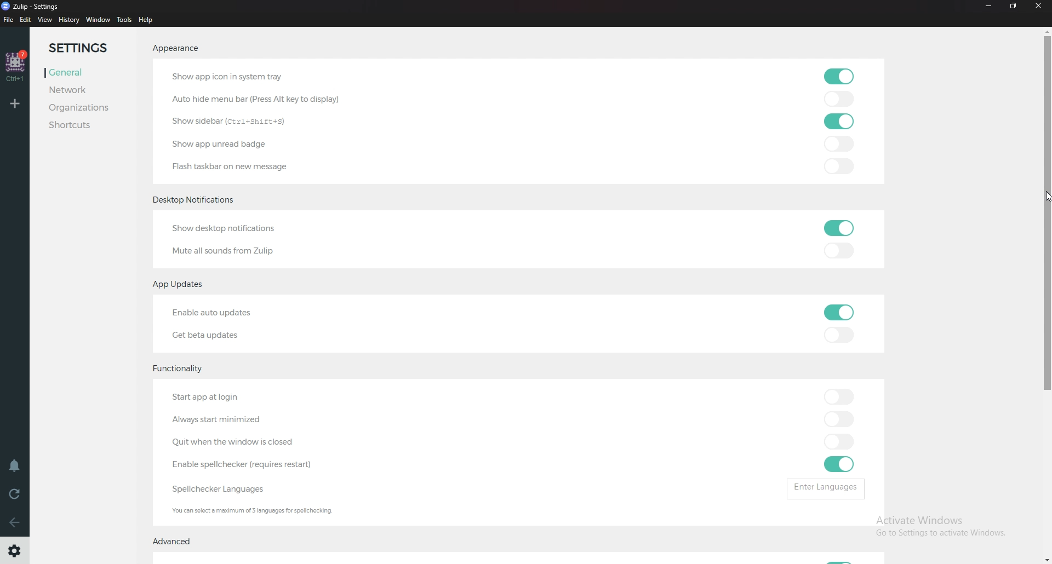  Describe the element at coordinates (225, 418) in the screenshot. I see `Always start minimized` at that location.